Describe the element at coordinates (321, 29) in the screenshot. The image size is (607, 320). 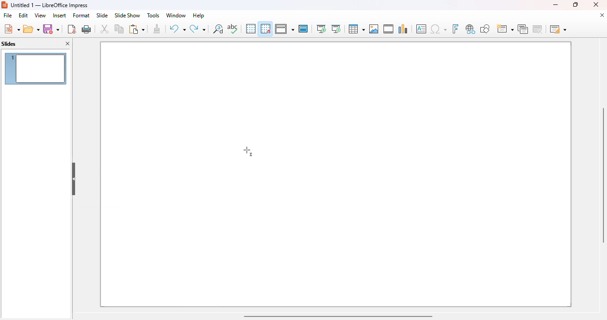
I see `start from first slide` at that location.